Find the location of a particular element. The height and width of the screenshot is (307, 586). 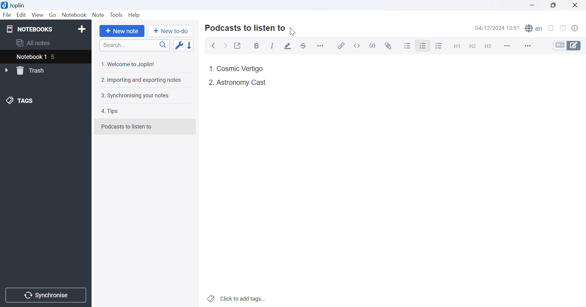

Checkbox list is located at coordinates (439, 46).